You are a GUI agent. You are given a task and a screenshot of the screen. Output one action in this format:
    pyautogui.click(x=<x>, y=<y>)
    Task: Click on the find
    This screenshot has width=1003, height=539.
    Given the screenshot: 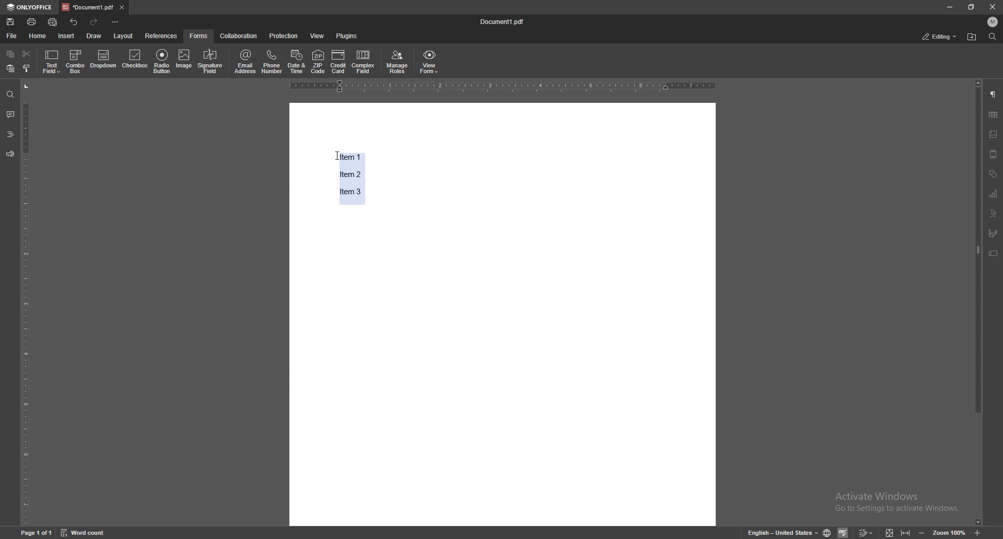 What is the action you would take?
    pyautogui.click(x=10, y=95)
    